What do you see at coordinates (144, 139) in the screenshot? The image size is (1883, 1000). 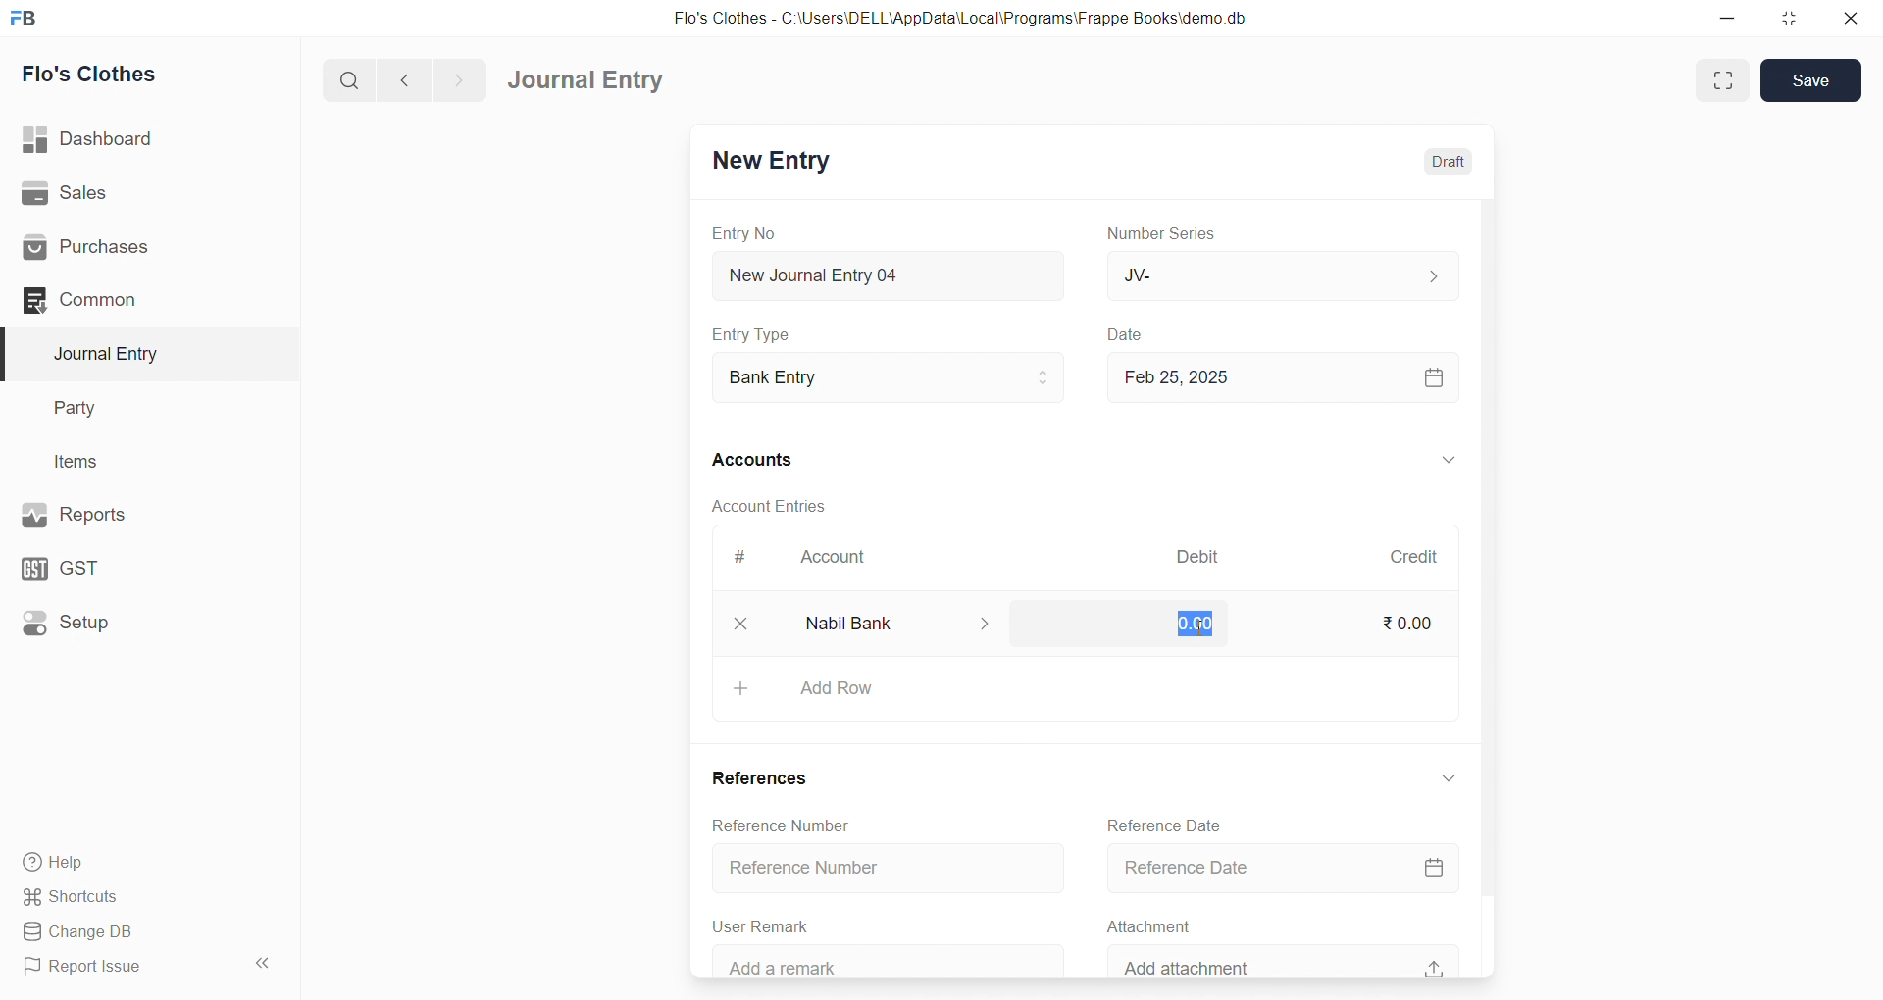 I see `Dashboard` at bounding box center [144, 139].